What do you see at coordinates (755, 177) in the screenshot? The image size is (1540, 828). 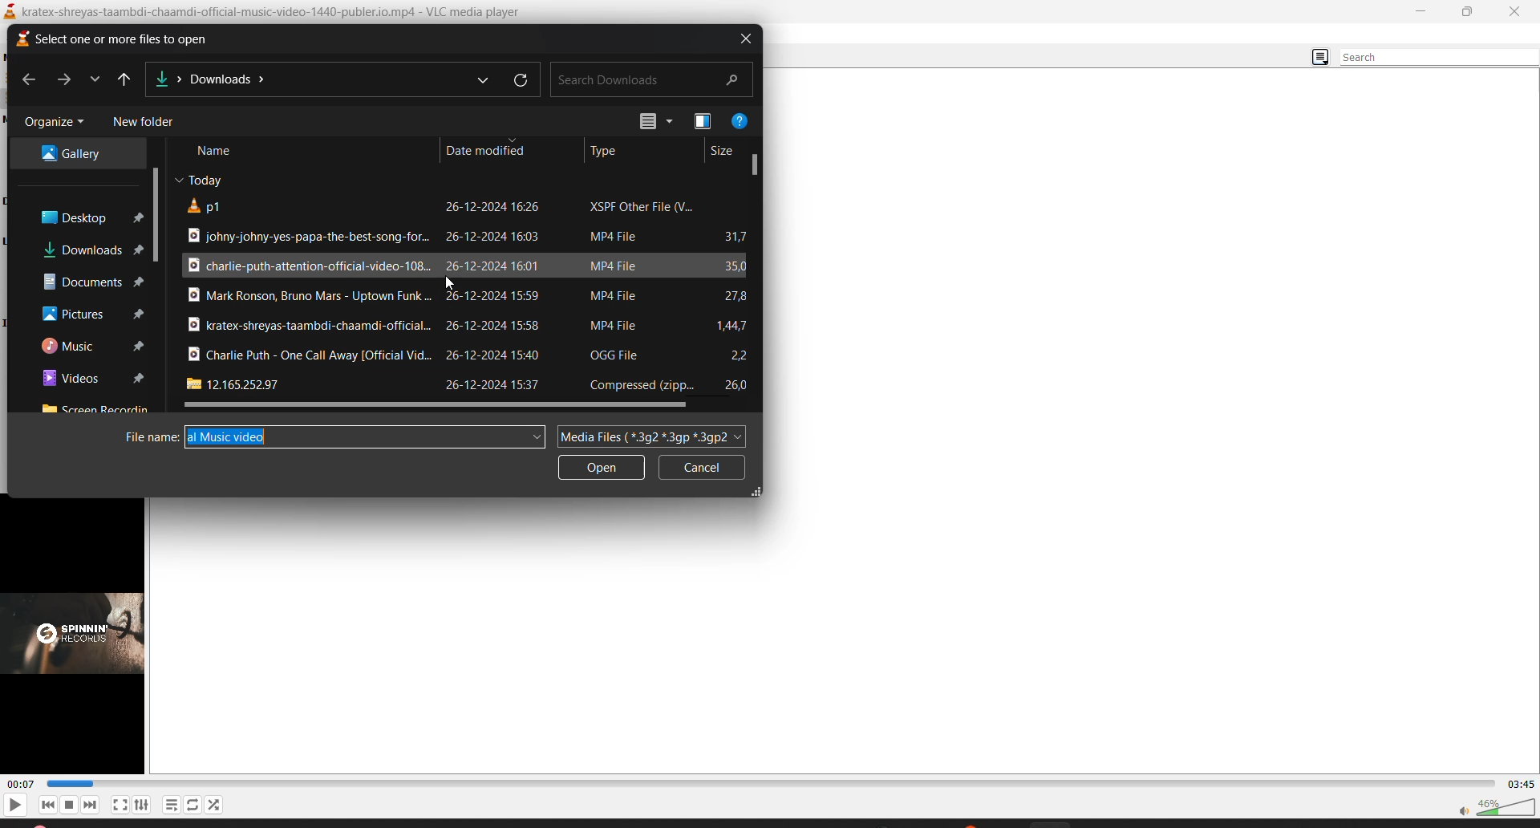 I see `vertical scroll bar` at bounding box center [755, 177].